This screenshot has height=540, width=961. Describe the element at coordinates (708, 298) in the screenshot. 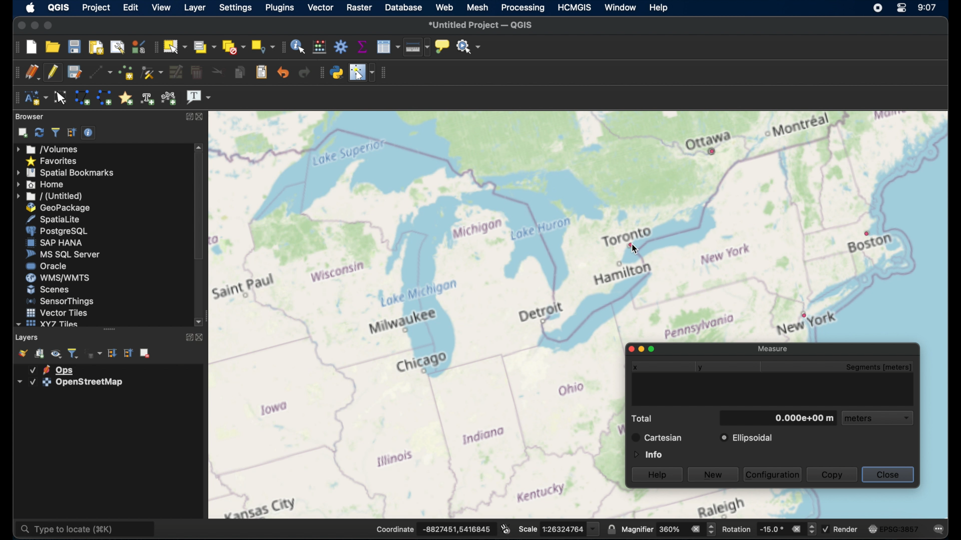

I see `open street map` at that location.